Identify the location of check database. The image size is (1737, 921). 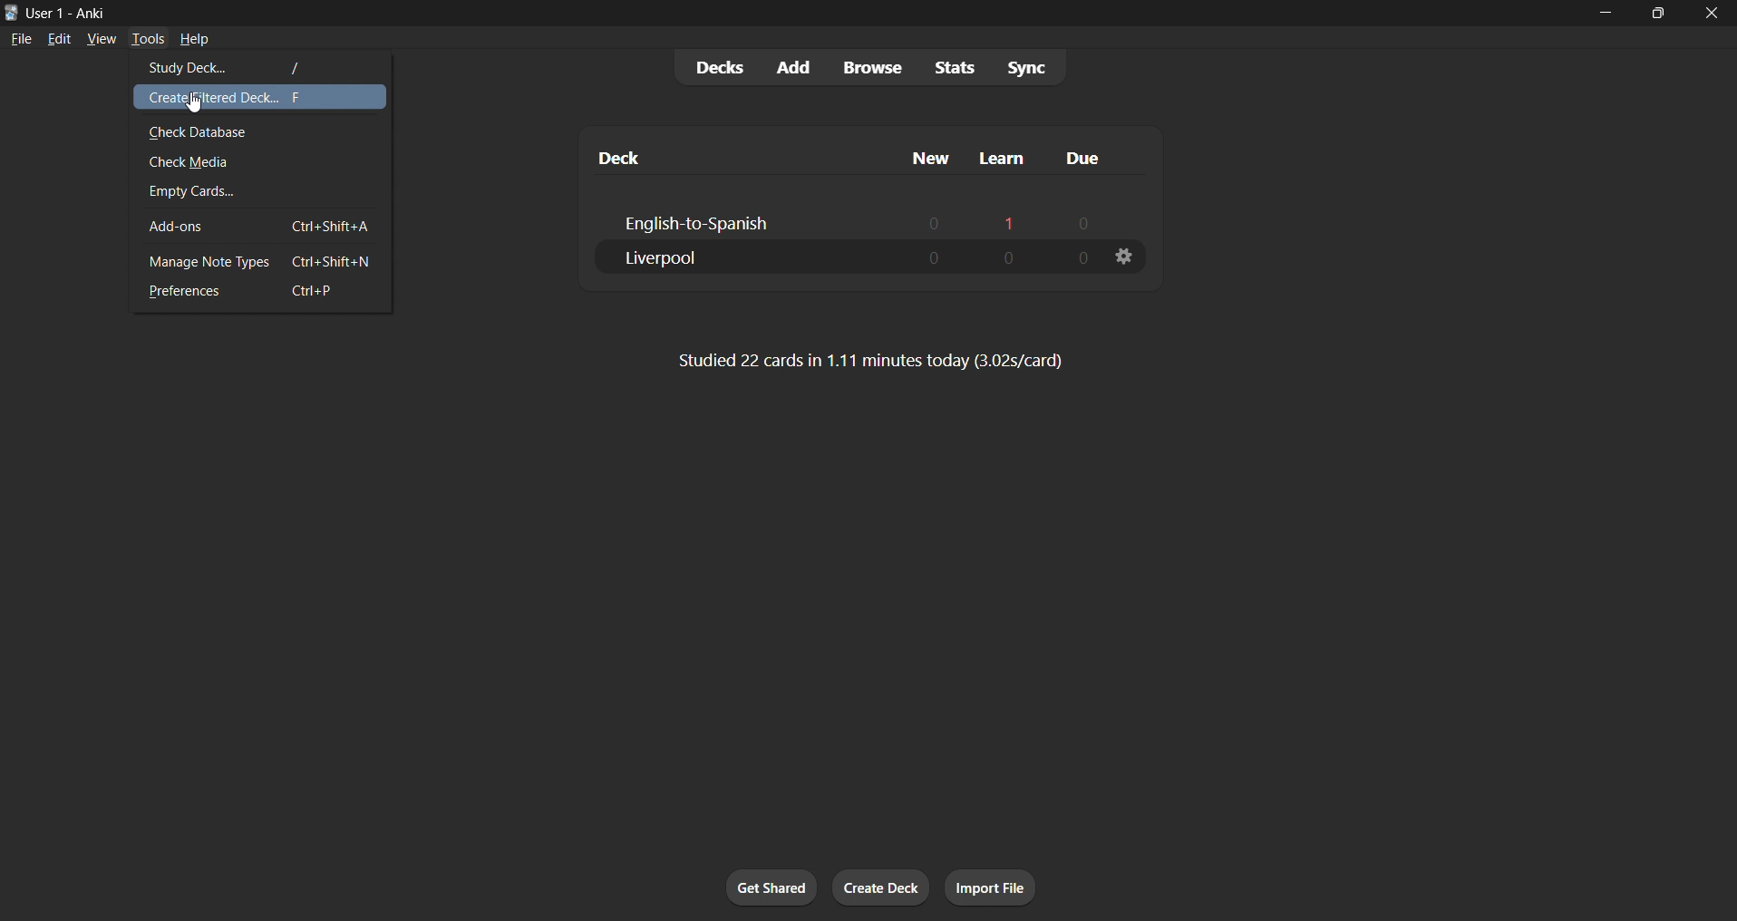
(251, 131).